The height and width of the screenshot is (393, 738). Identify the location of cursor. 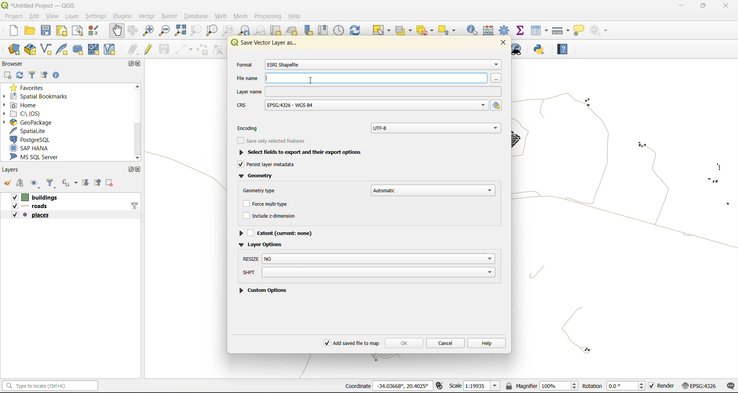
(310, 80).